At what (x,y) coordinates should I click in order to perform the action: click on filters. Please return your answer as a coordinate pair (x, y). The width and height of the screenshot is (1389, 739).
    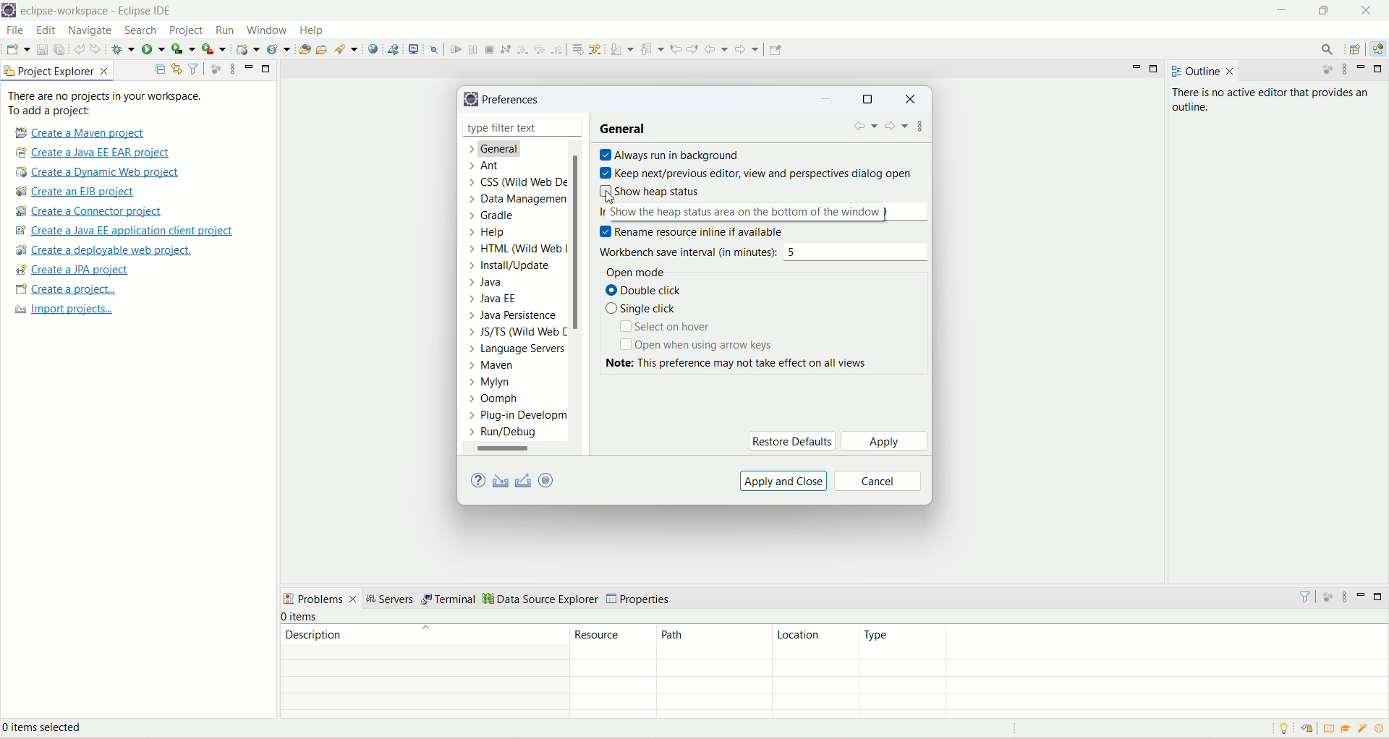
    Looking at the image, I should click on (1304, 596).